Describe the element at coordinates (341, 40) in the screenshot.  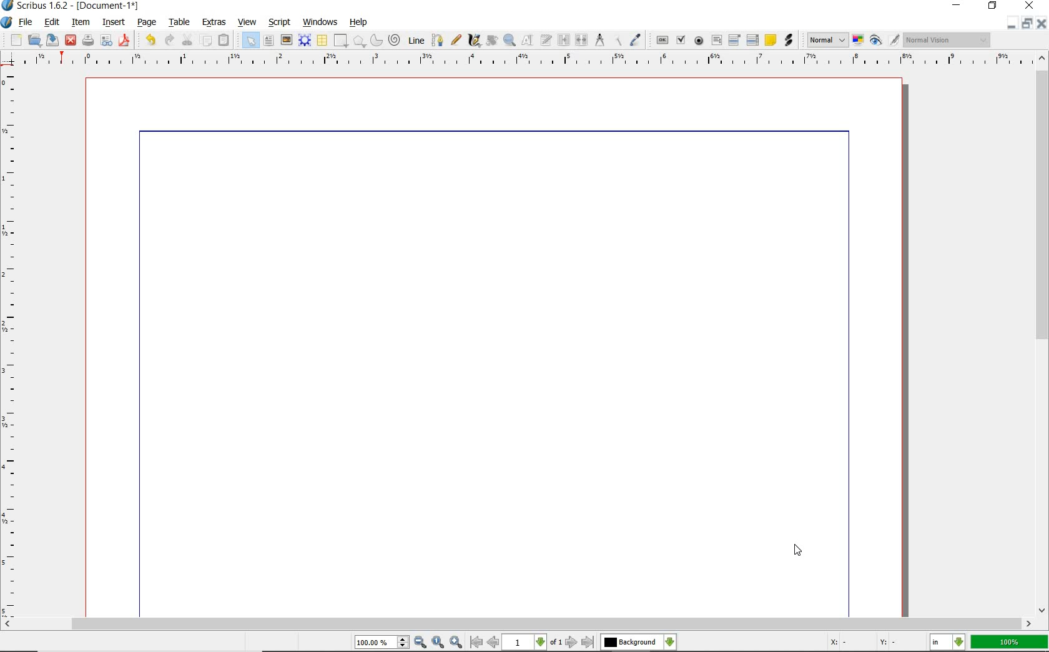
I see `shape` at that location.